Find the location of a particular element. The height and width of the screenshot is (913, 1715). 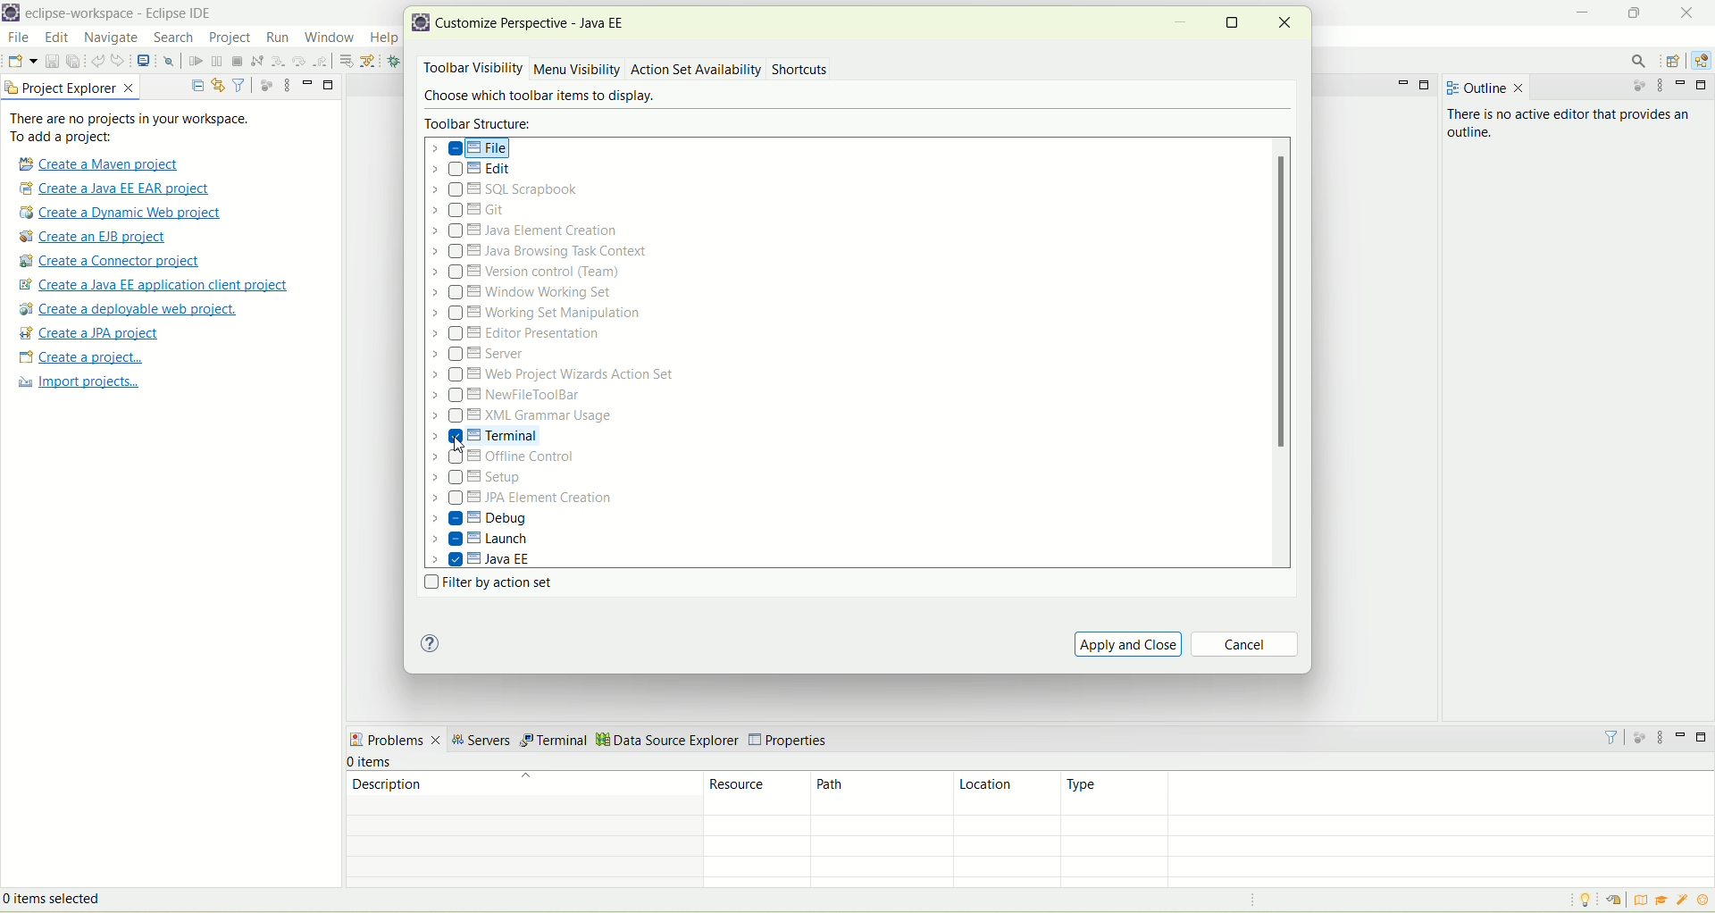

outline is located at coordinates (1482, 85).